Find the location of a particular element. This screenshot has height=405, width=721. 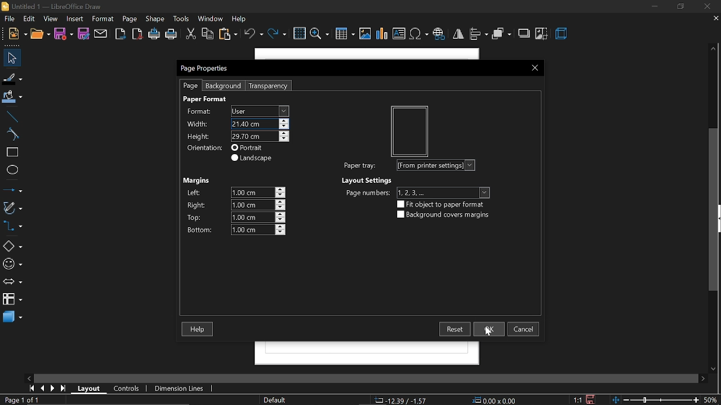

align is located at coordinates (479, 34).